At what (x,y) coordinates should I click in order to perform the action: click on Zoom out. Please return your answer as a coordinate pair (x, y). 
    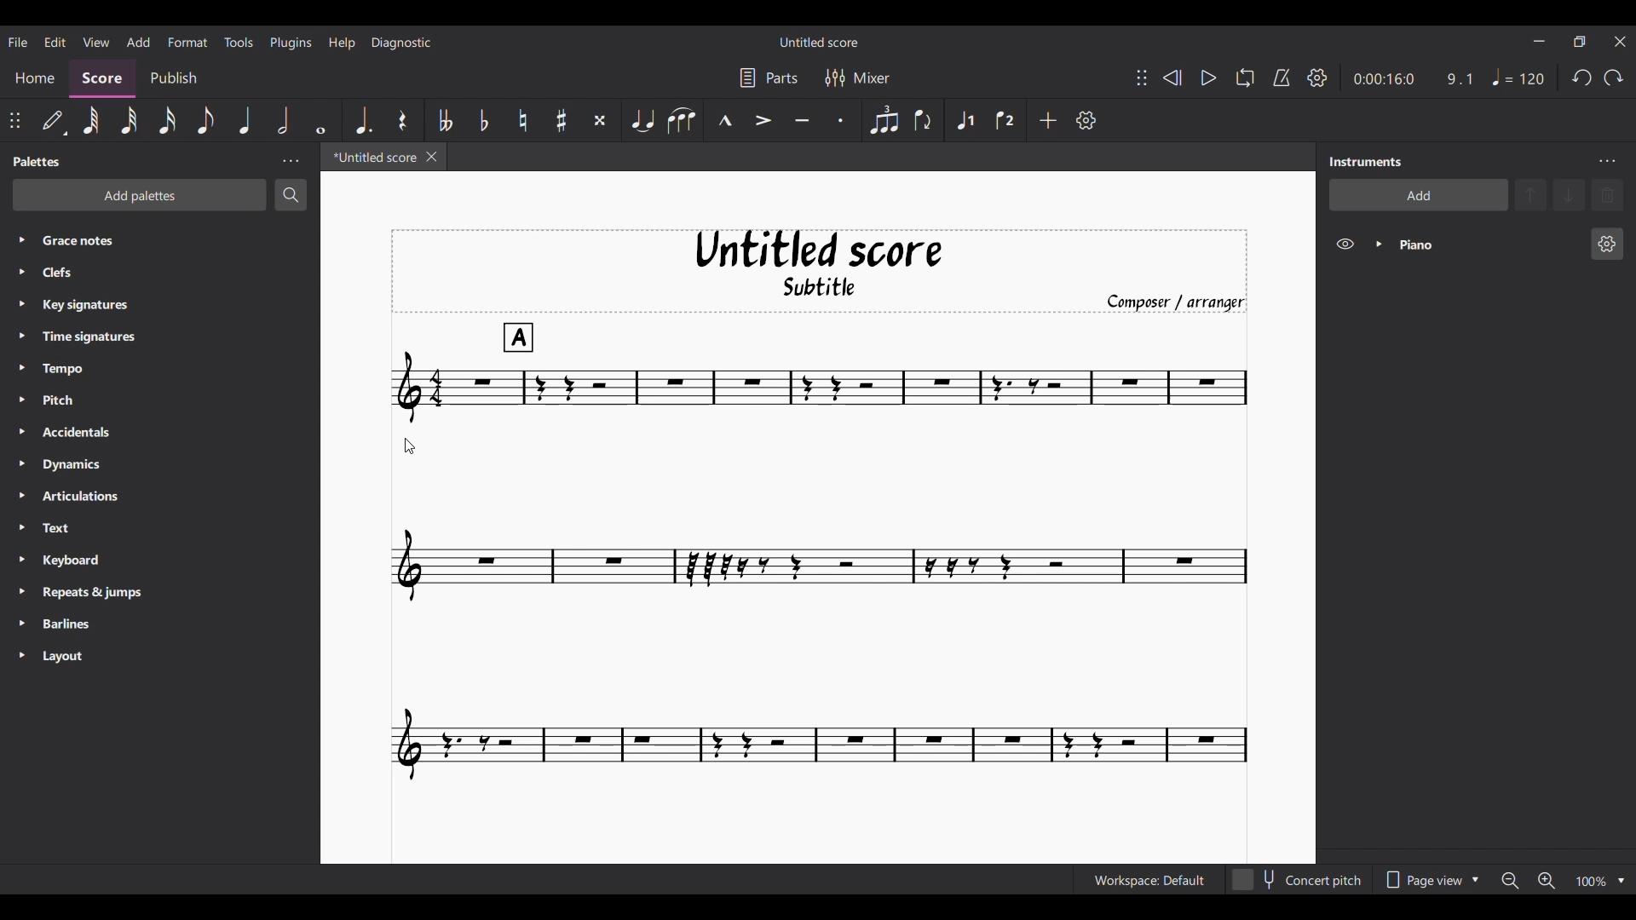
    Looking at the image, I should click on (1510, 882).